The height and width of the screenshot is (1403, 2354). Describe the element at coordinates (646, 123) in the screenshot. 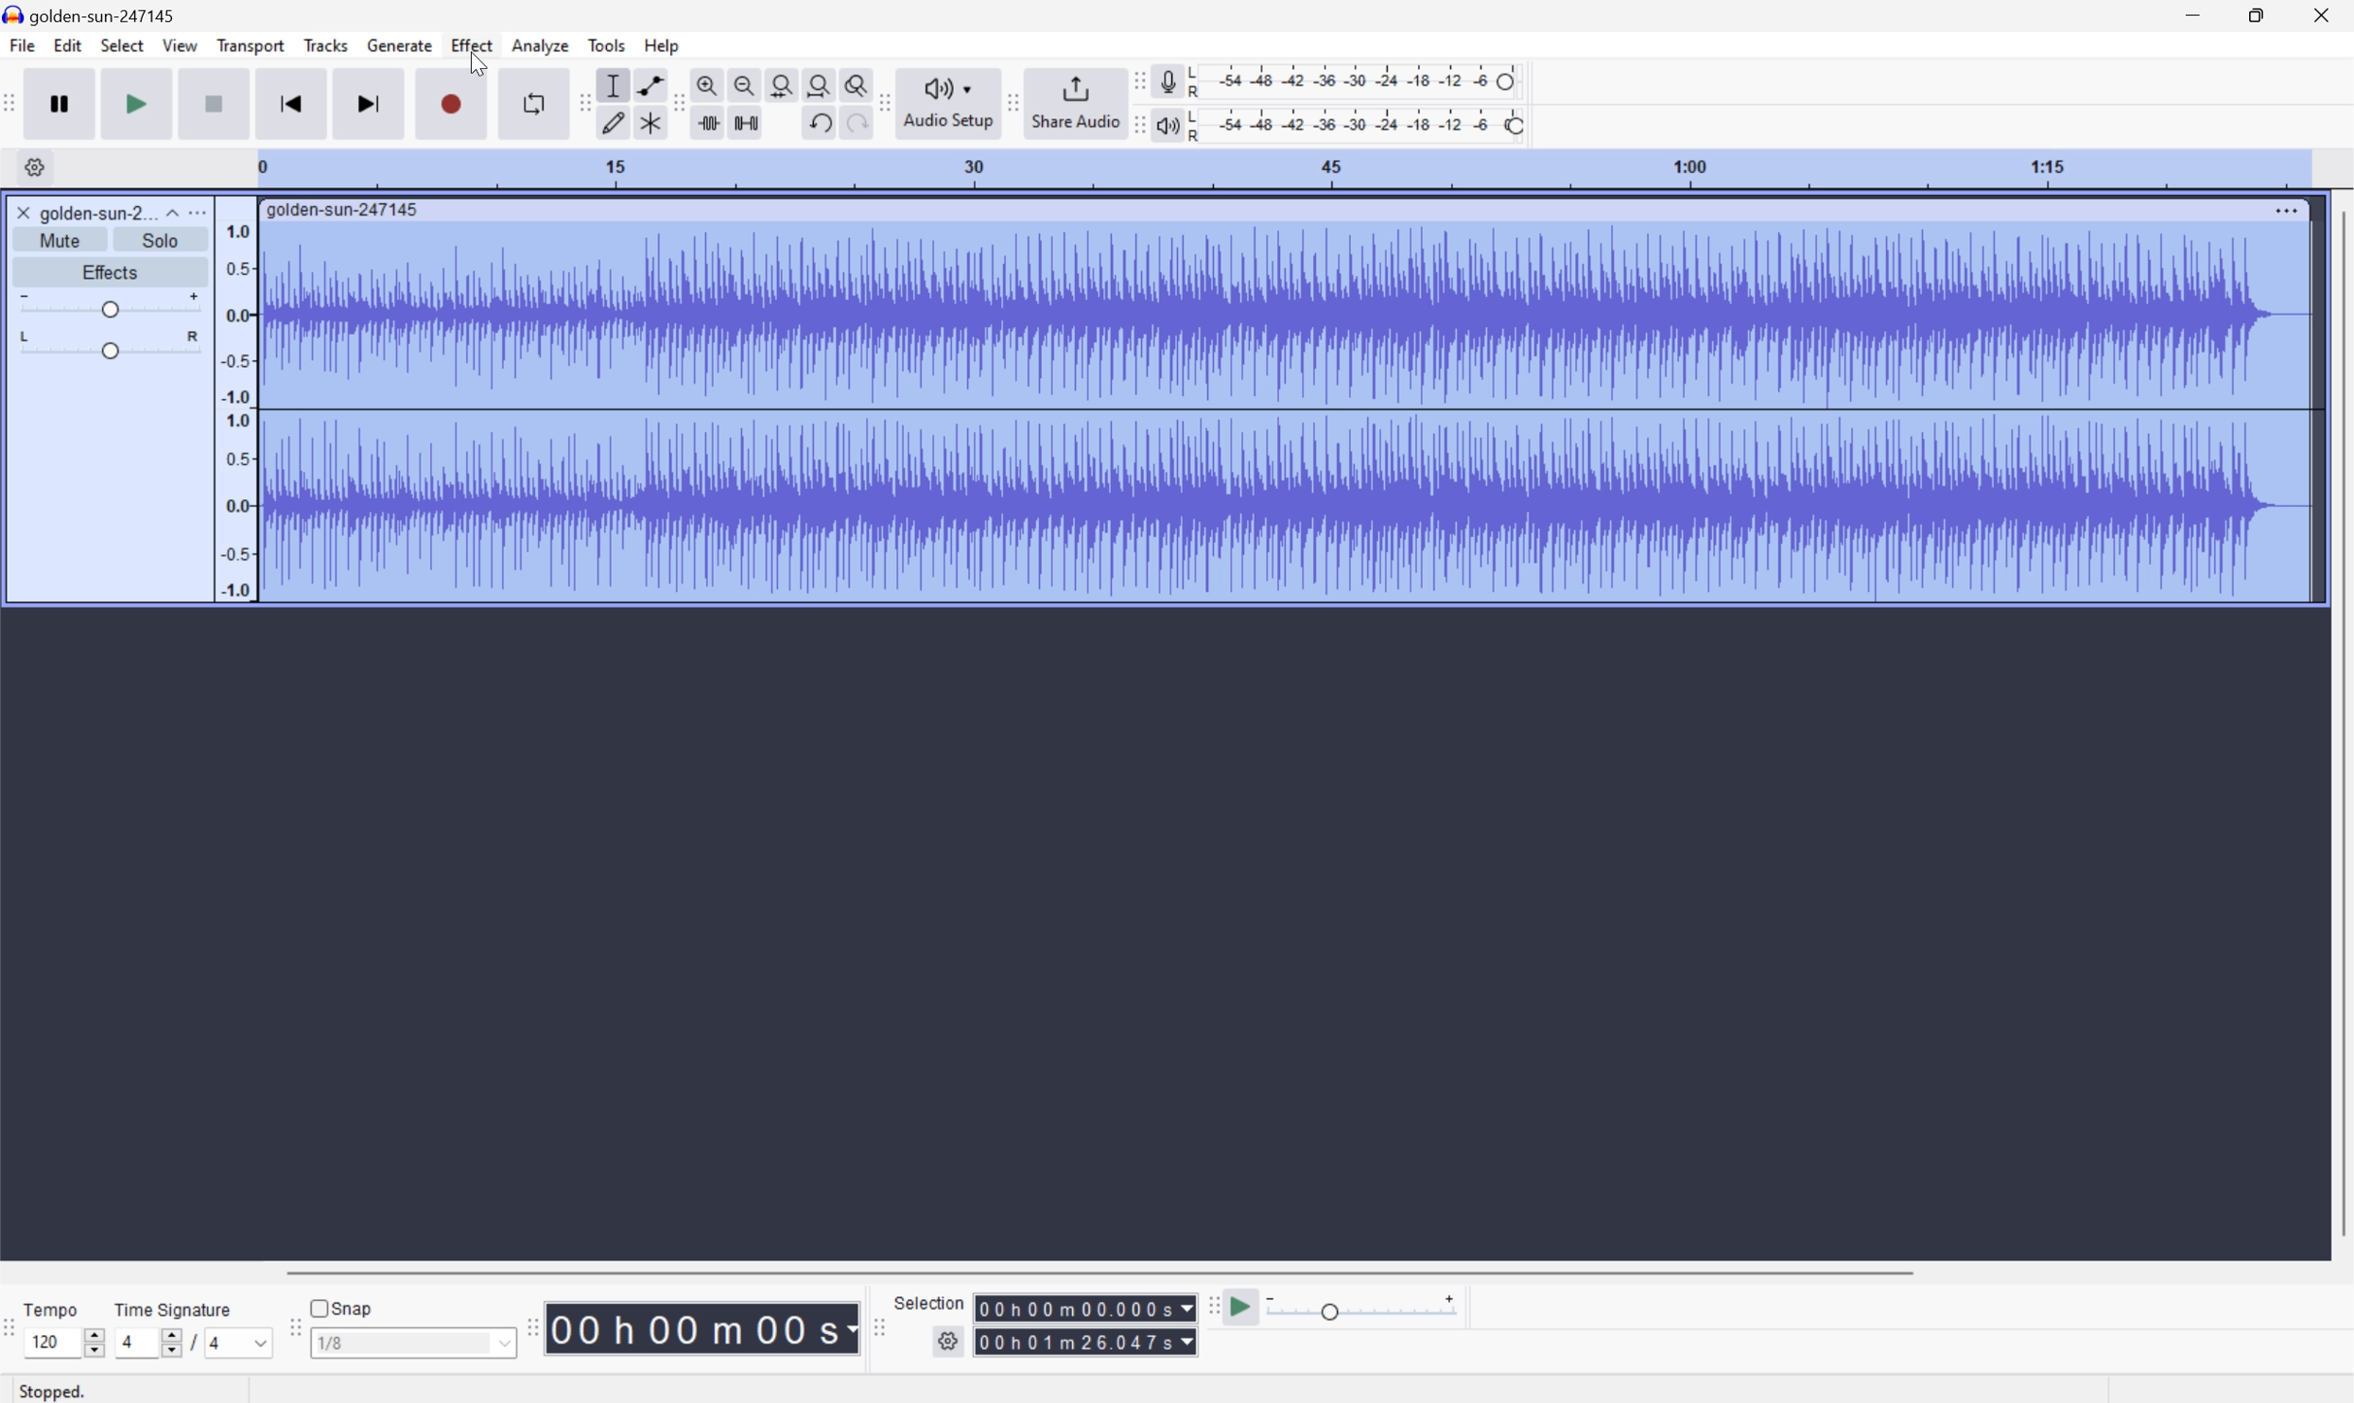

I see `Multi tool` at that location.